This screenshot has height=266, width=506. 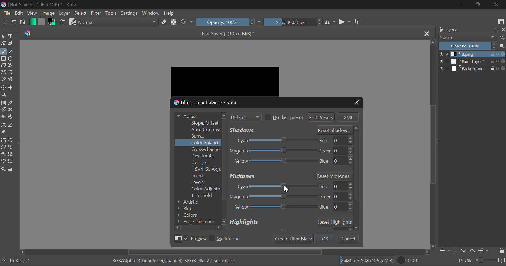 I want to click on duration, so click(x=492, y=261).